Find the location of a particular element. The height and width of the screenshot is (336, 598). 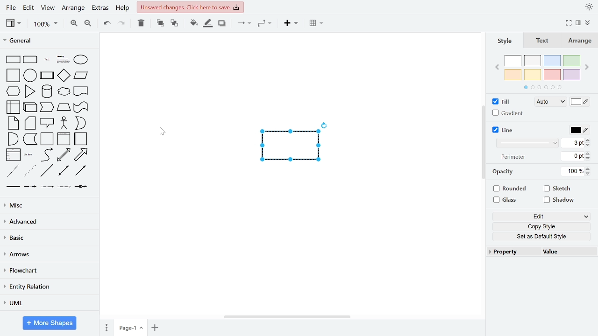

general shapes is located at coordinates (81, 187).